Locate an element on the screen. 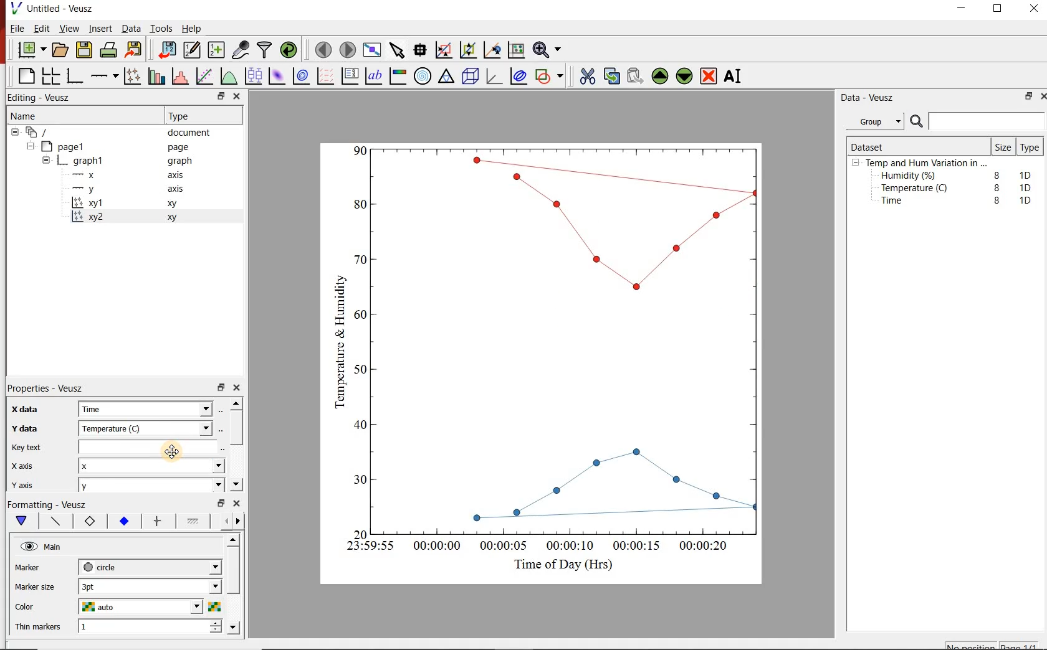 The width and height of the screenshot is (1047, 650). Help is located at coordinates (193, 27).